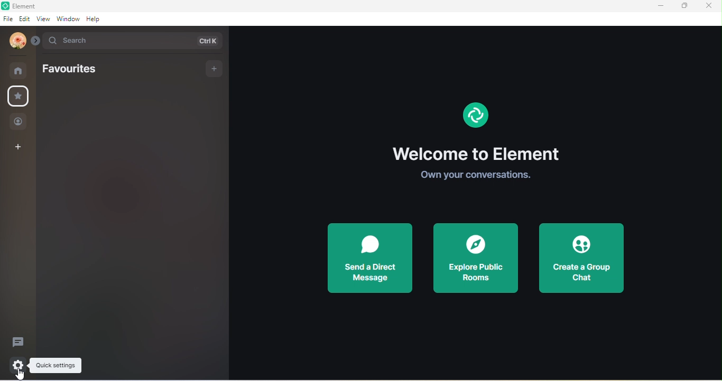  I want to click on minimize, so click(658, 7).